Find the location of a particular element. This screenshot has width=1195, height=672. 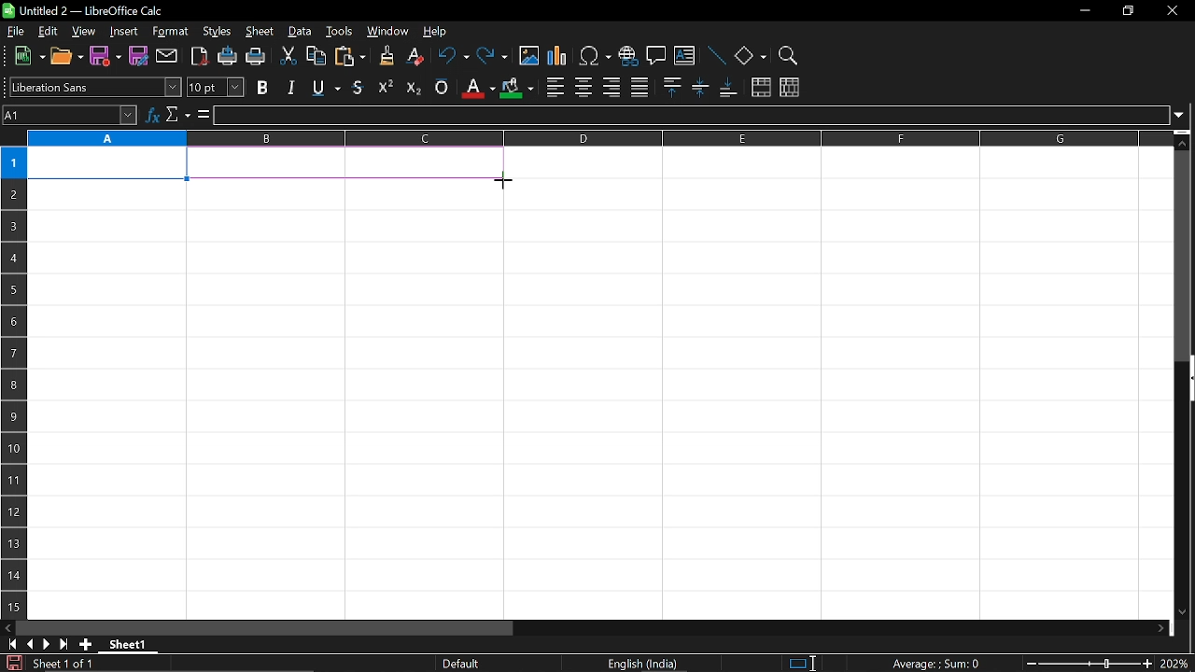

print directly is located at coordinates (226, 57).